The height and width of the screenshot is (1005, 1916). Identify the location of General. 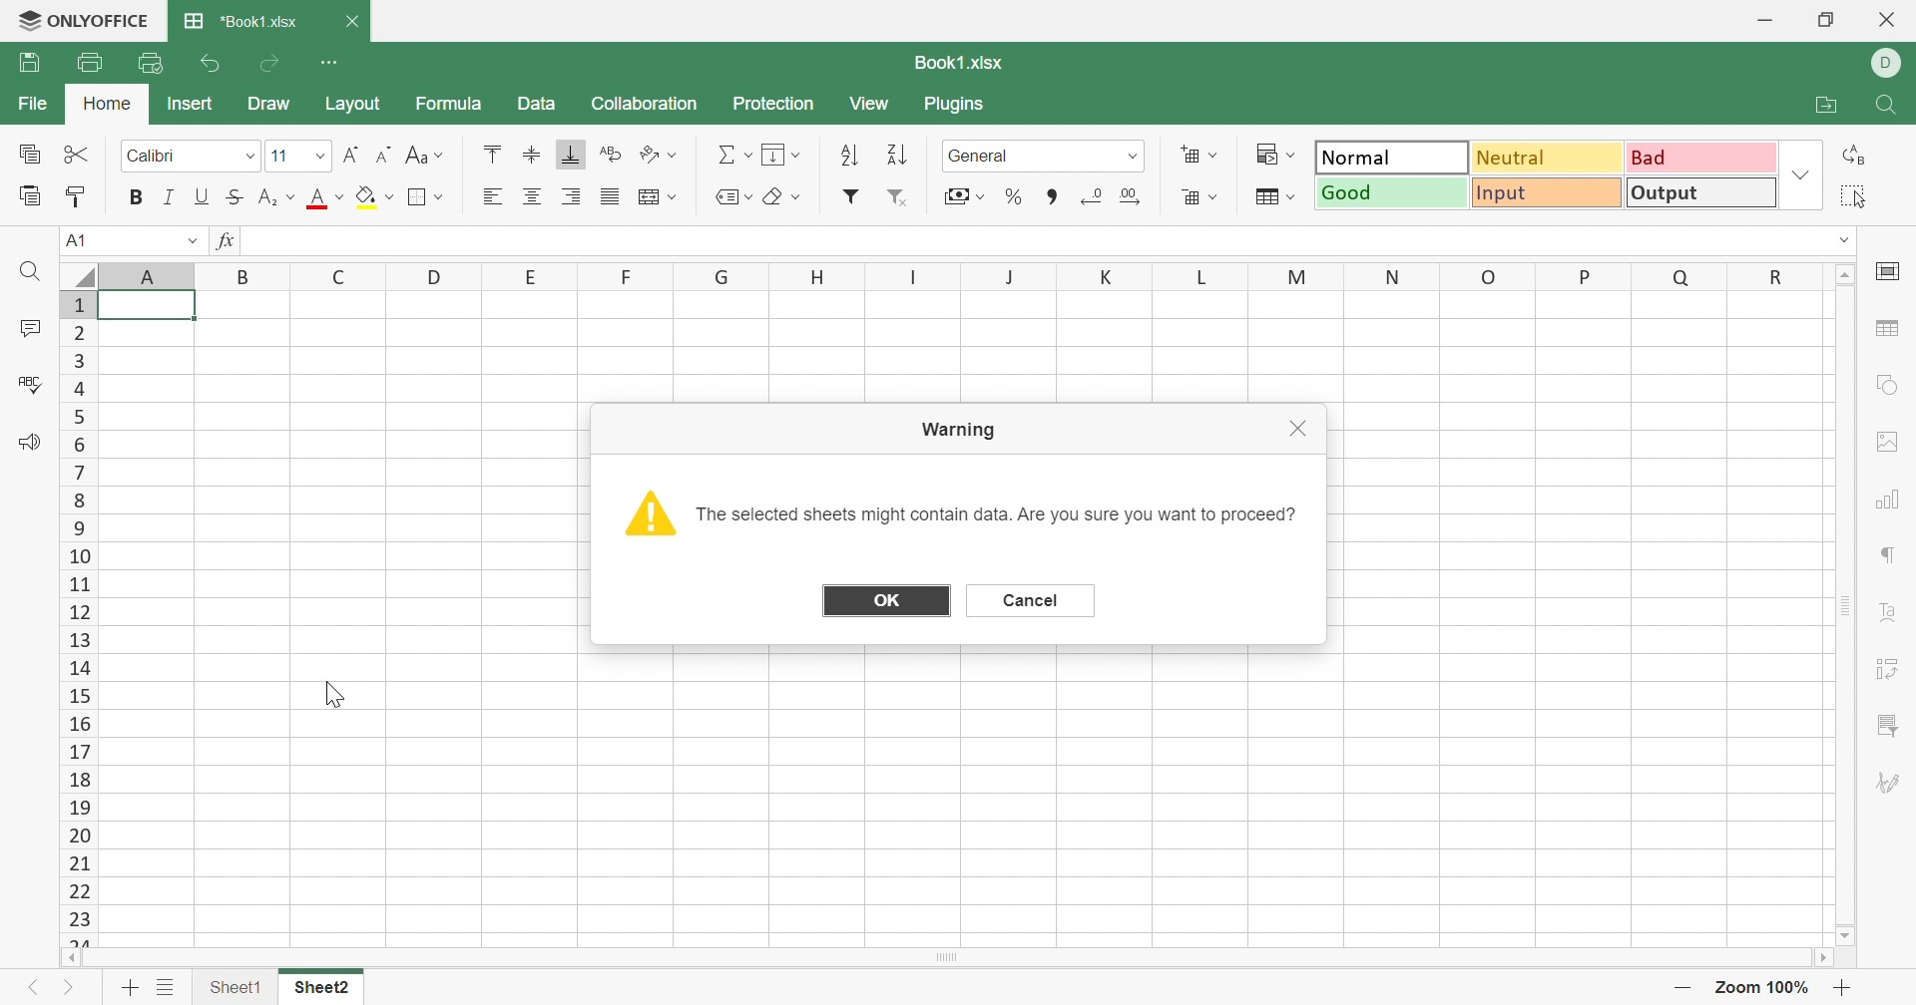
(980, 157).